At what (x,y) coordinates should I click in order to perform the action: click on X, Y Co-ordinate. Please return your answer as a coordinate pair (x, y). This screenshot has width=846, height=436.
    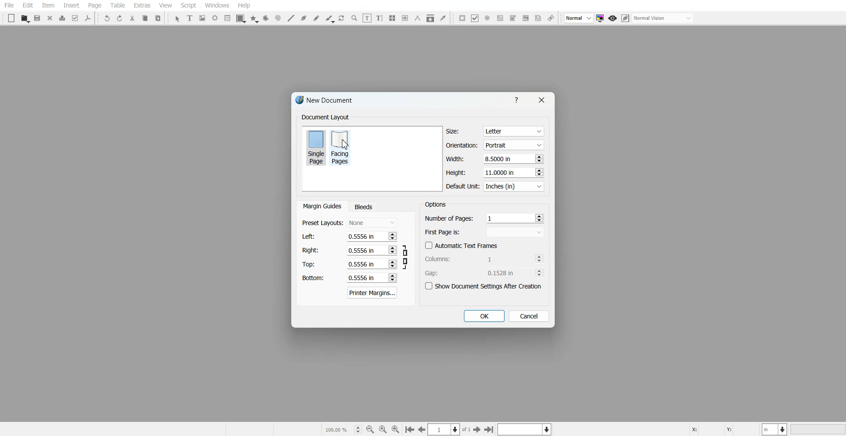
    Looking at the image, I should click on (724, 429).